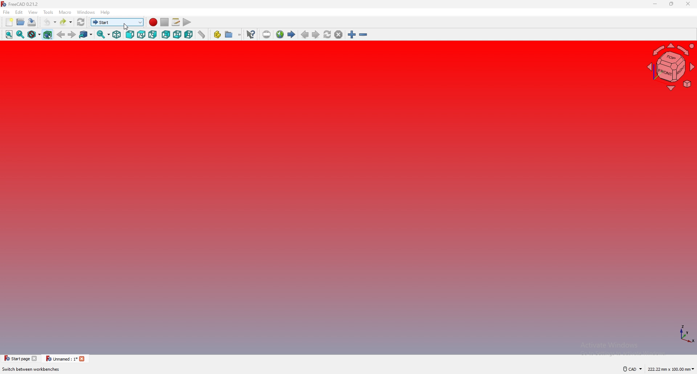 The width and height of the screenshot is (697, 374). What do you see at coordinates (154, 22) in the screenshot?
I see `record macro` at bounding box center [154, 22].